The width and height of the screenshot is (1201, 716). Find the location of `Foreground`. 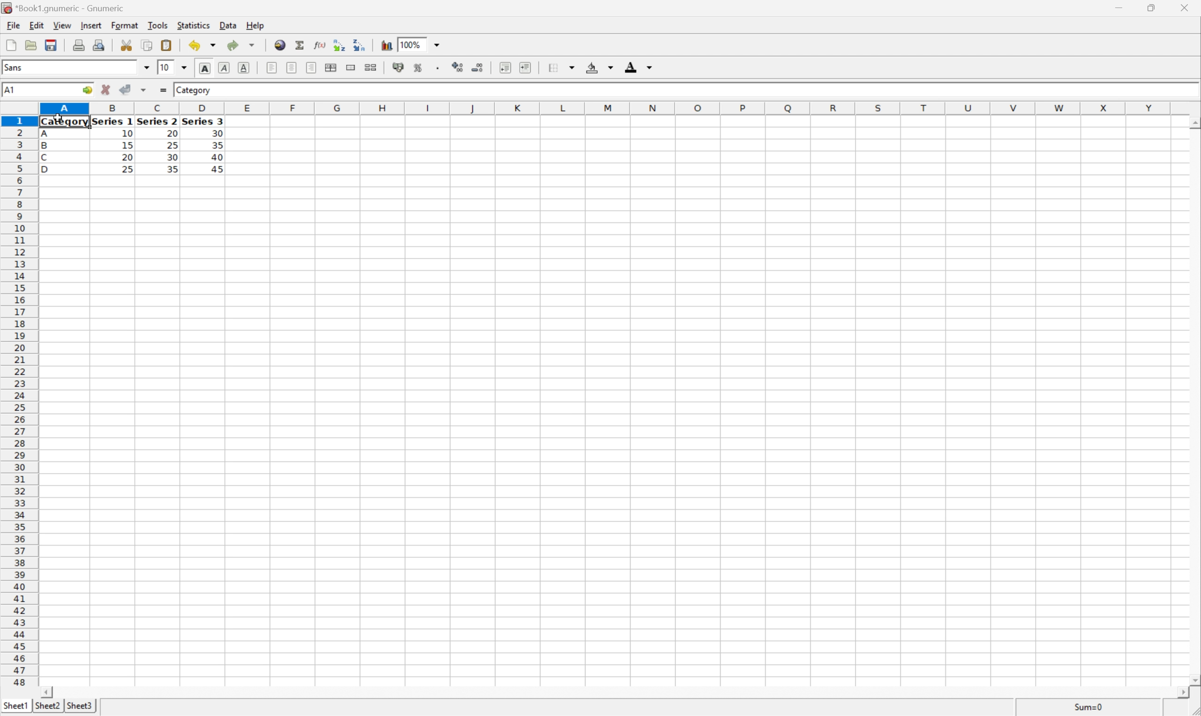

Foreground is located at coordinates (637, 66).